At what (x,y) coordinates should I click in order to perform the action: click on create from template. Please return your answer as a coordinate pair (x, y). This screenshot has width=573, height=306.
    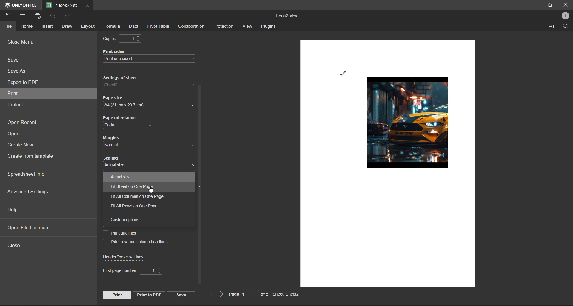
    Looking at the image, I should click on (35, 157).